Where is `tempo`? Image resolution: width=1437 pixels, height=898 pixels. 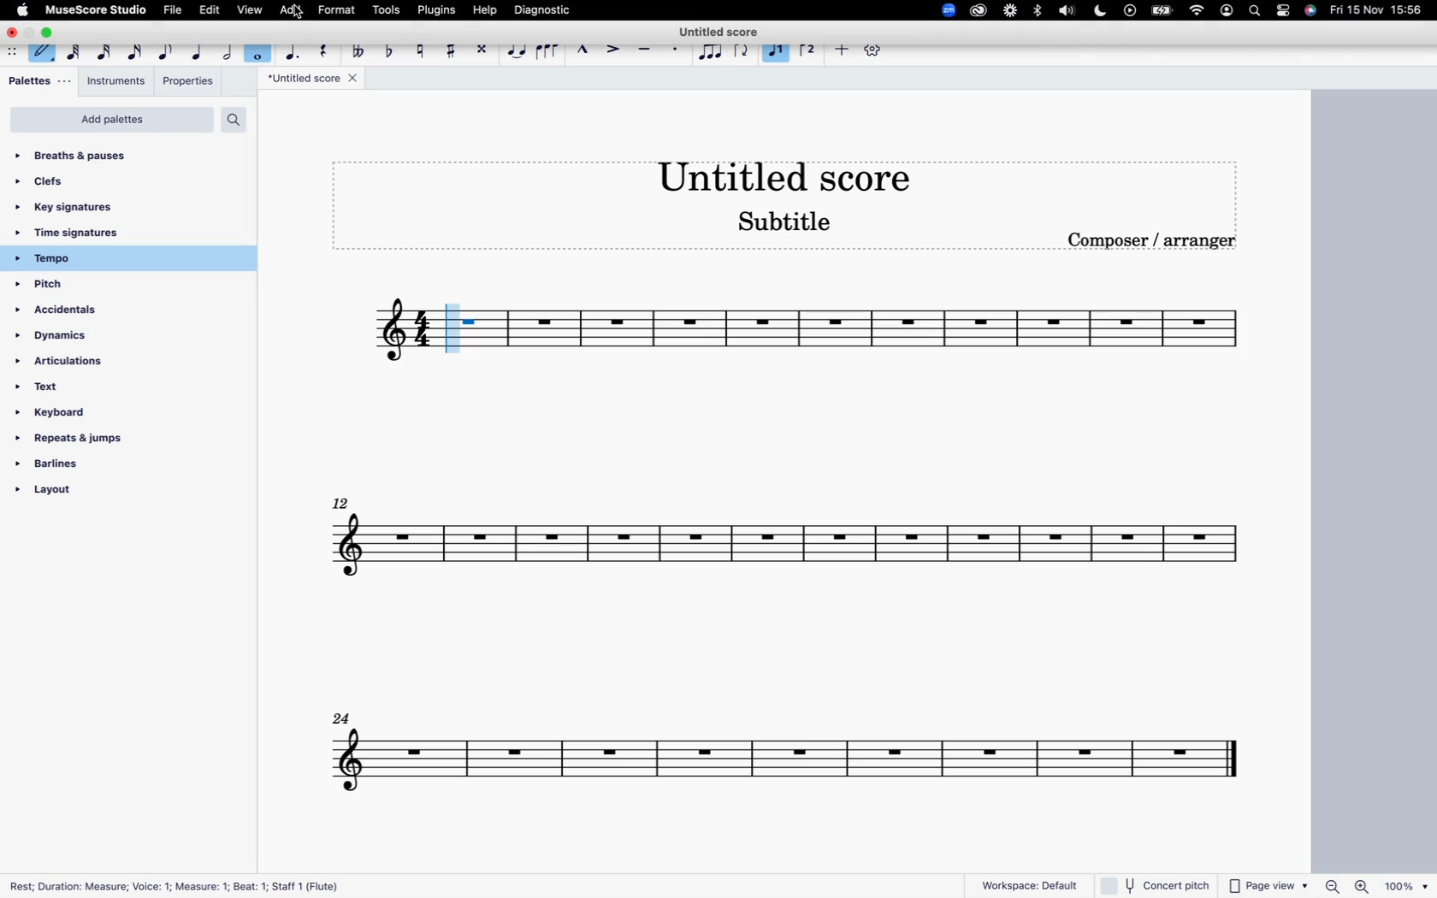 tempo is located at coordinates (122, 259).